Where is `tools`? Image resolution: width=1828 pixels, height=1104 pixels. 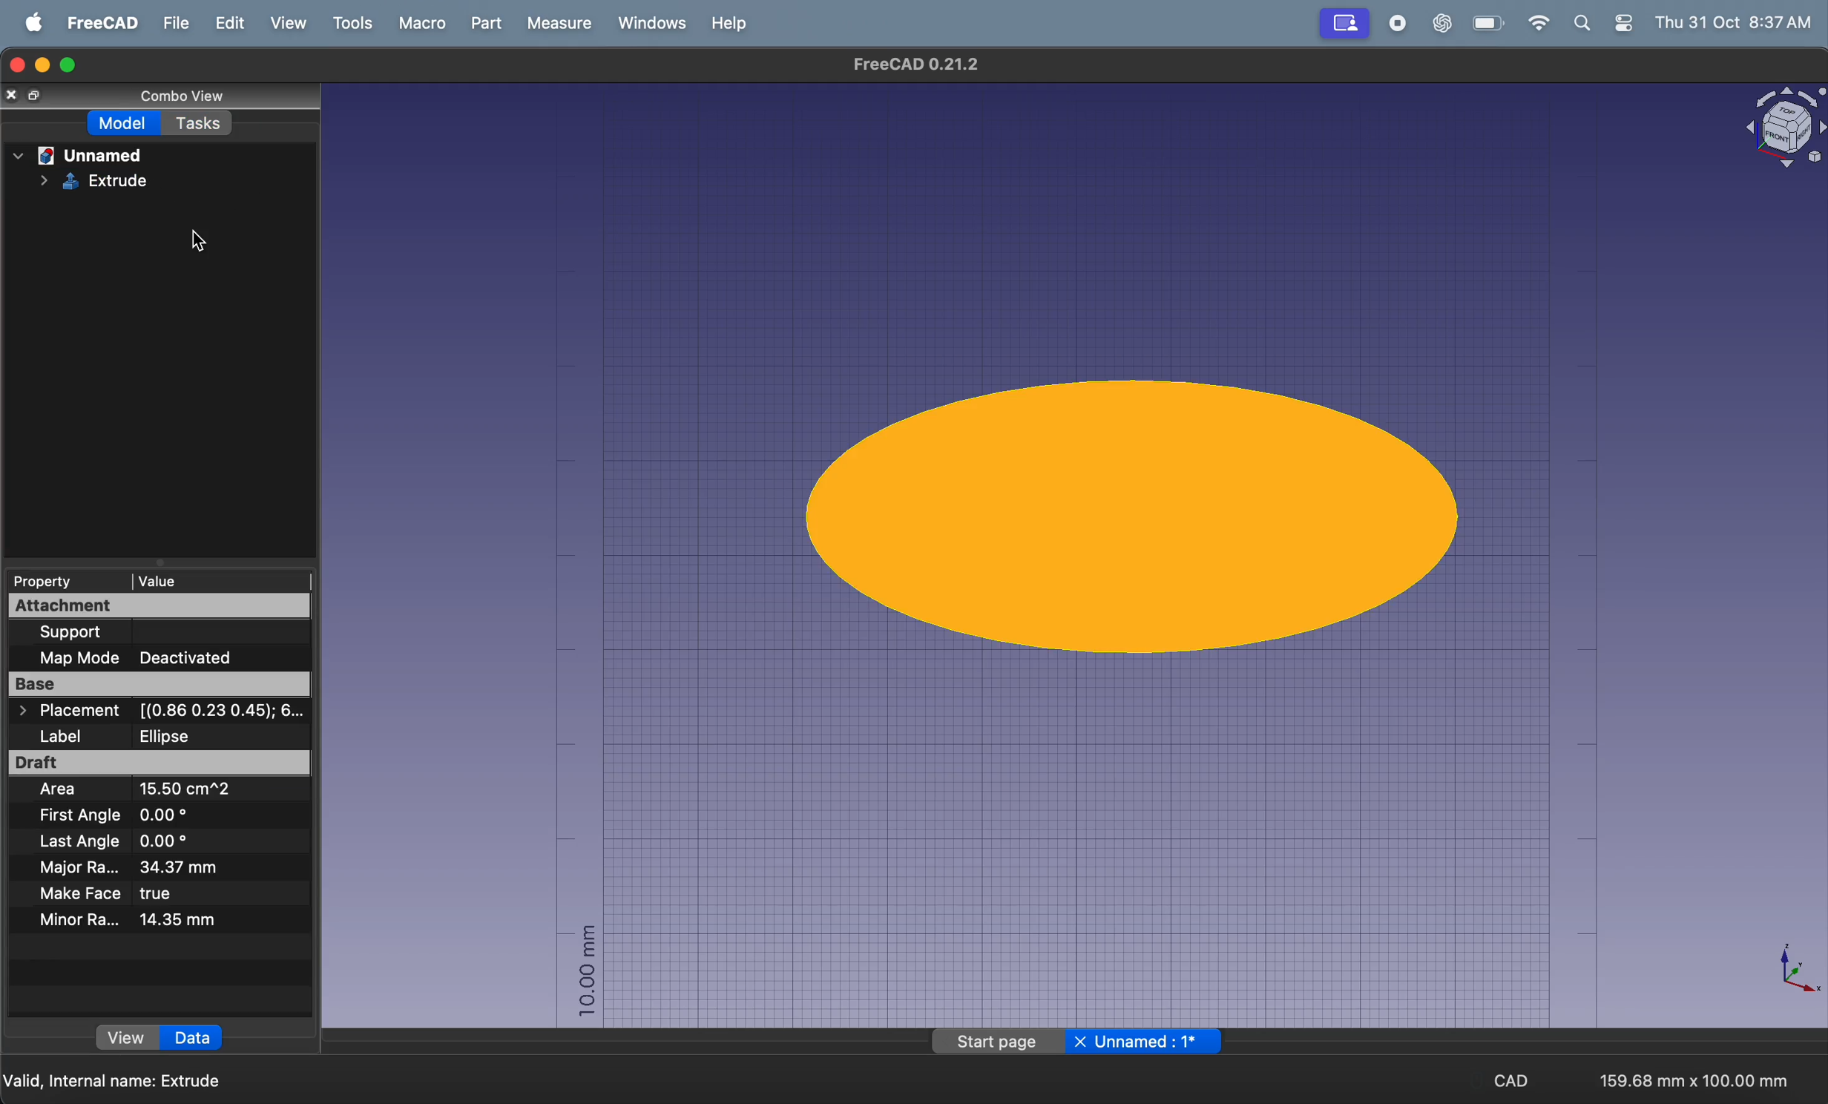
tools is located at coordinates (348, 23).